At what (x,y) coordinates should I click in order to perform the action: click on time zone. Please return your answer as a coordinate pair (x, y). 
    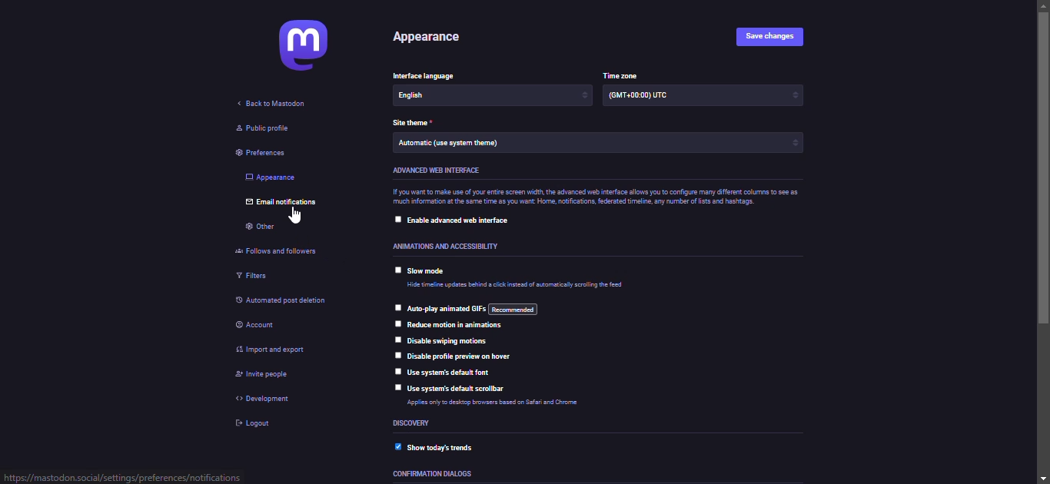
    Looking at the image, I should click on (622, 76).